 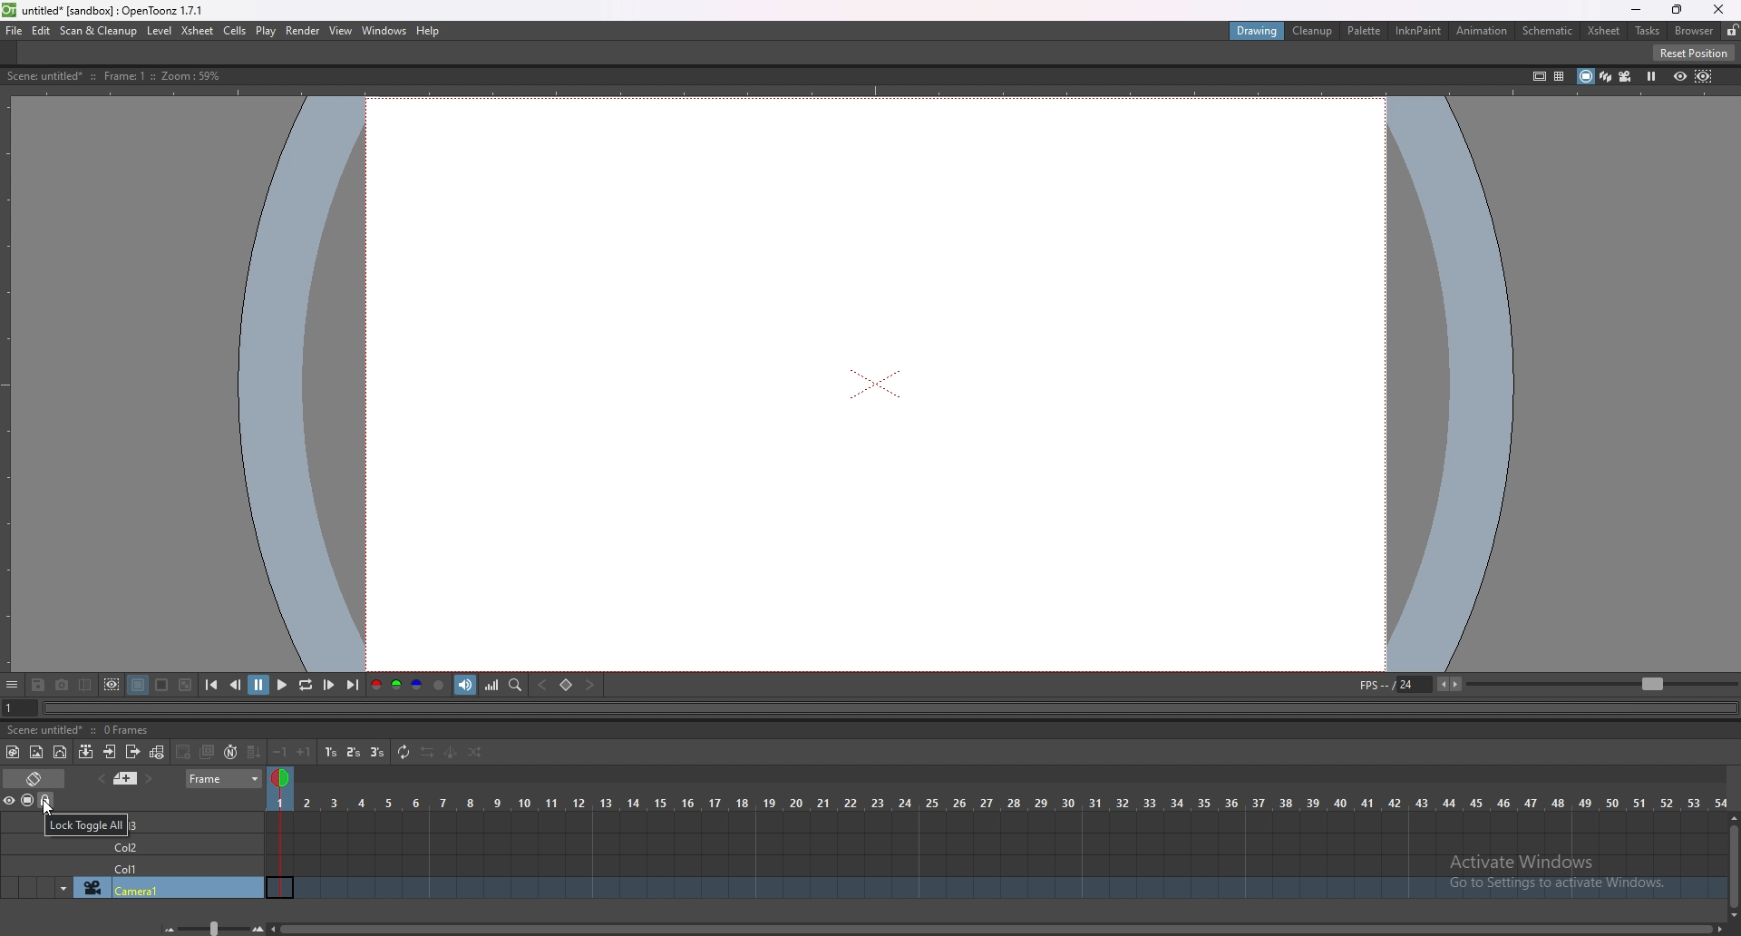 I want to click on minimize, so click(x=1636, y=9).